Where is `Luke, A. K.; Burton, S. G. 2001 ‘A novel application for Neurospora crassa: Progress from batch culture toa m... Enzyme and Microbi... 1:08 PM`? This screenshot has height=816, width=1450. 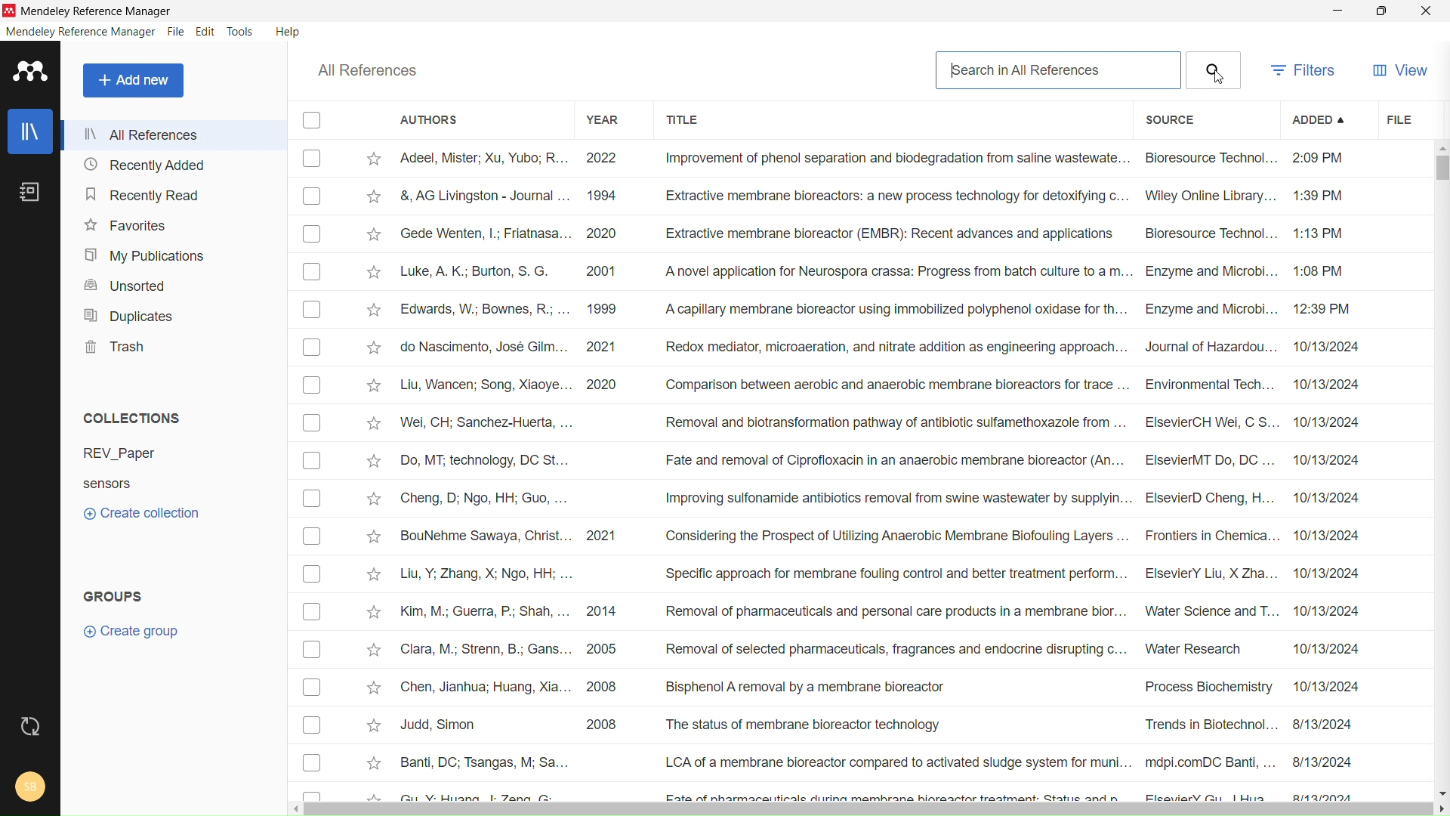 Luke, A. K.; Burton, S. G. 2001 ‘A novel application for Neurospora crassa: Progress from batch culture toa m... Enzyme and Microbi... 1:08 PM is located at coordinates (889, 270).